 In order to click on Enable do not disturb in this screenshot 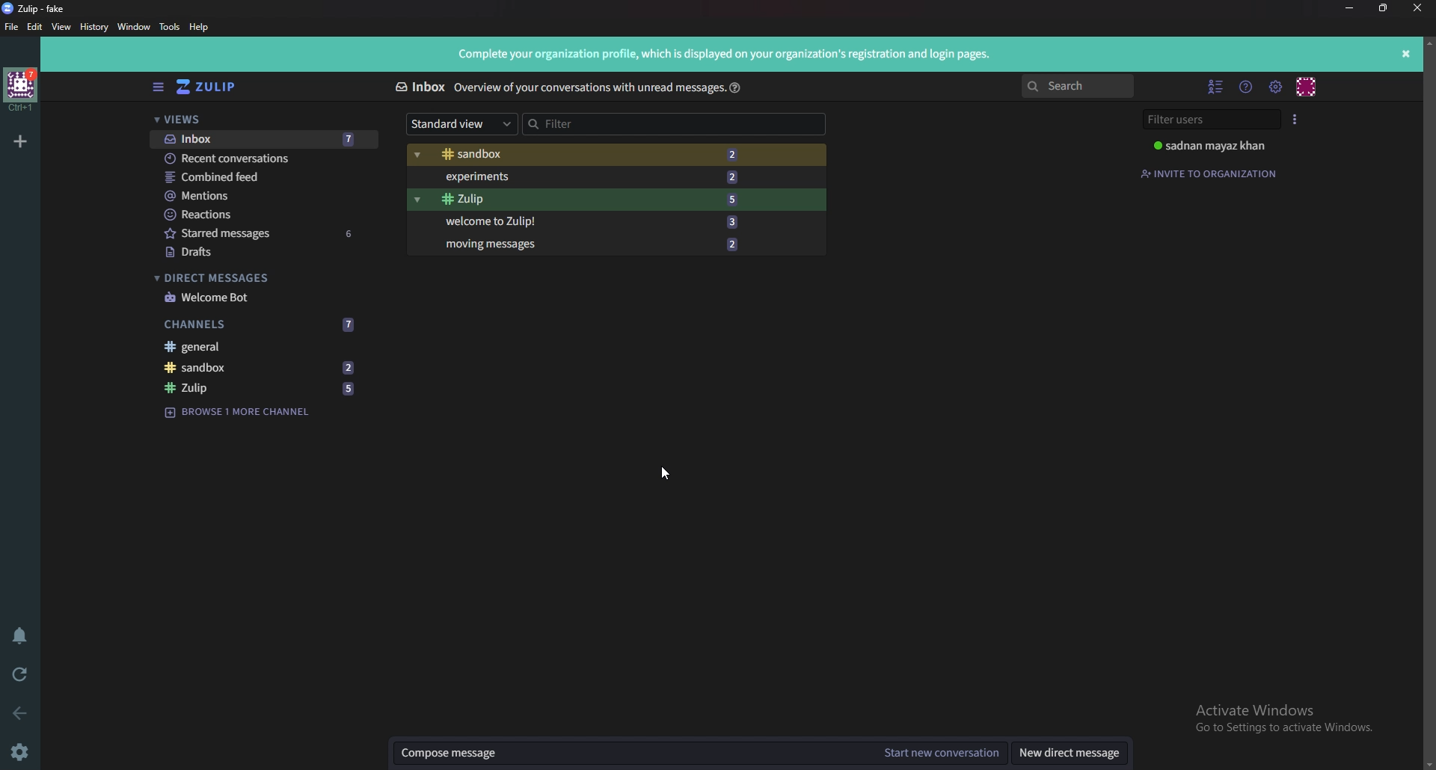, I will do `click(21, 635)`.